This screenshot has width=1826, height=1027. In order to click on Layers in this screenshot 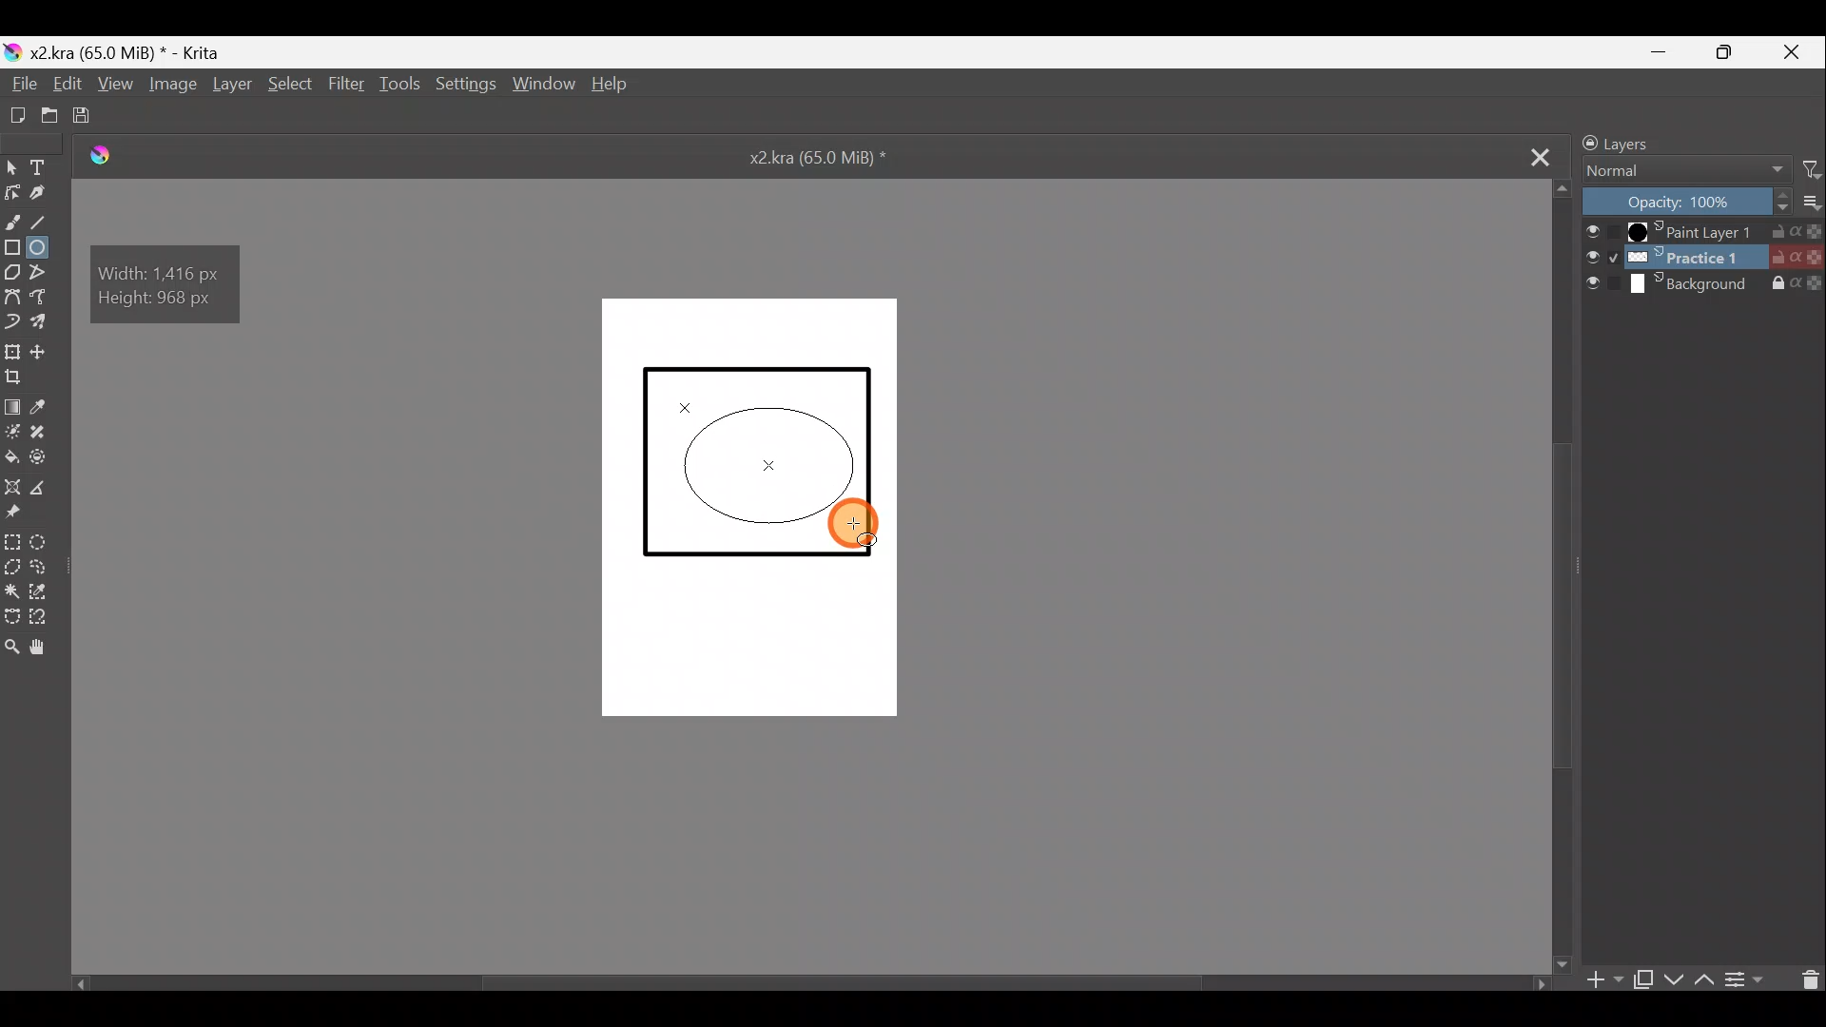, I will do `click(1636, 142)`.